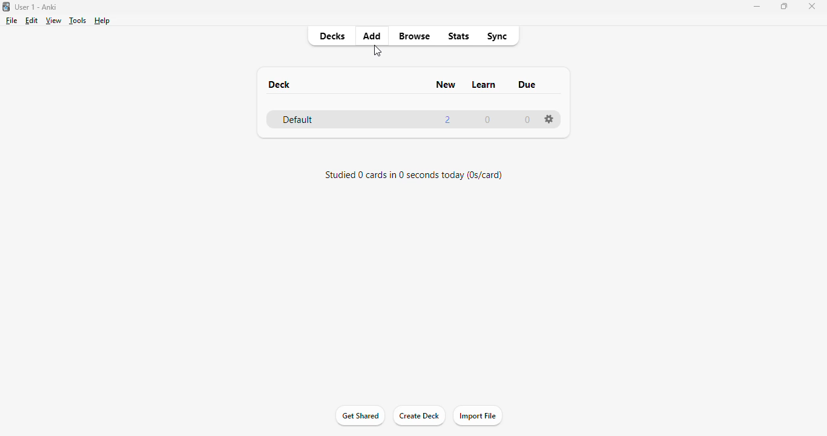 This screenshot has width=827, height=436. What do you see at coordinates (812, 6) in the screenshot?
I see `close` at bounding box center [812, 6].